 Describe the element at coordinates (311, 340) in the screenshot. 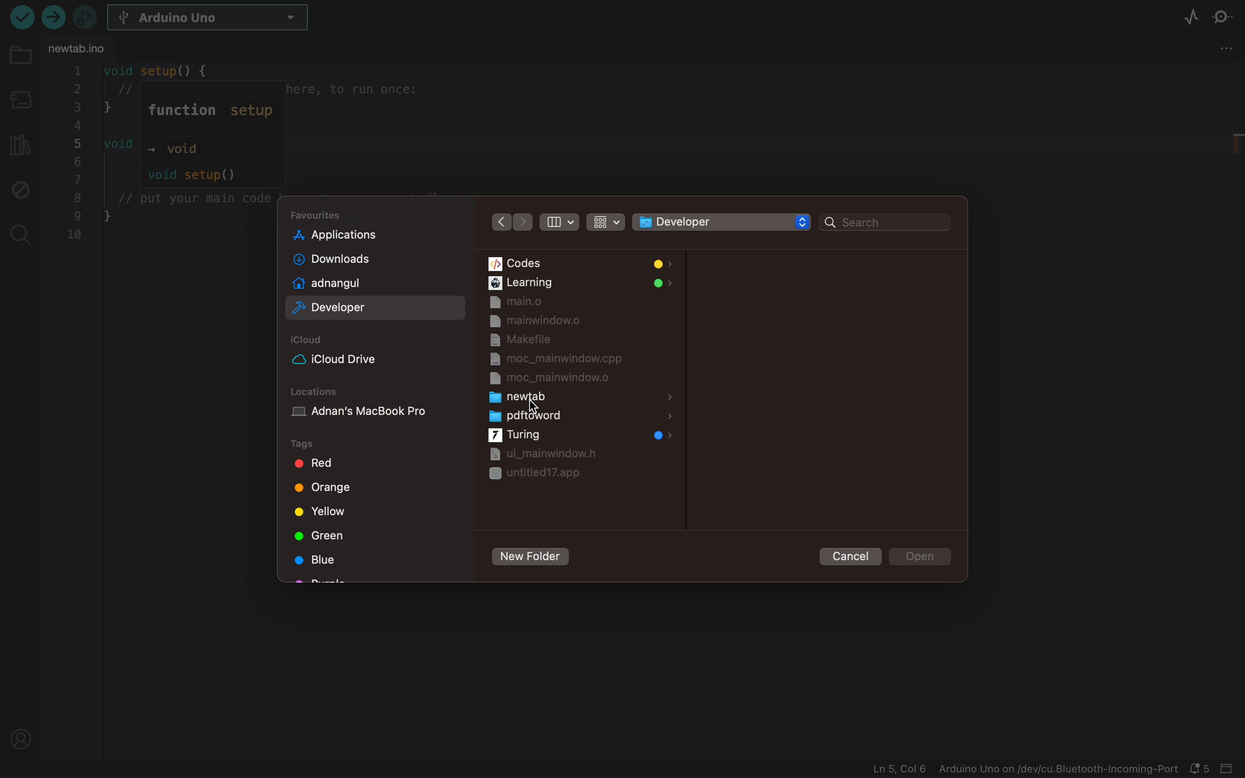

I see `icloud` at that location.